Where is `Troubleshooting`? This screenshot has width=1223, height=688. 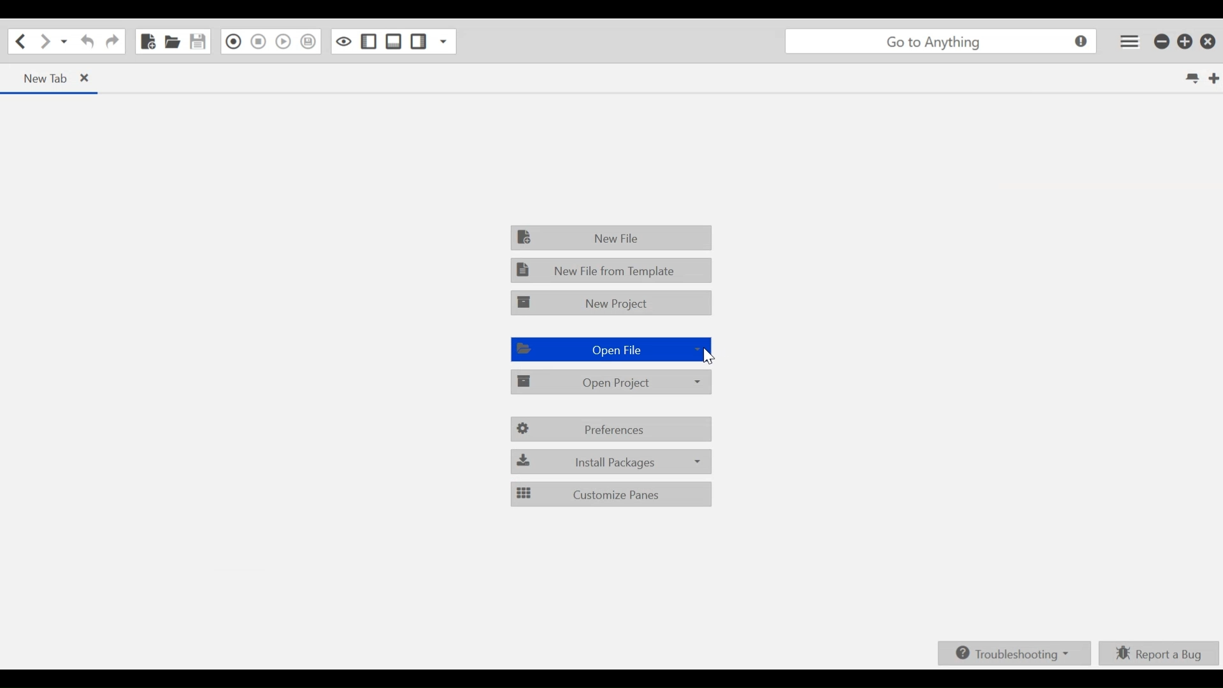
Troubleshooting is located at coordinates (1015, 654).